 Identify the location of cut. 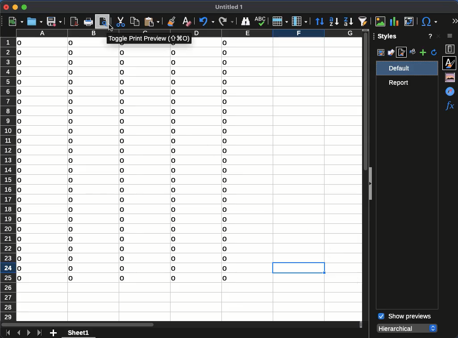
(120, 22).